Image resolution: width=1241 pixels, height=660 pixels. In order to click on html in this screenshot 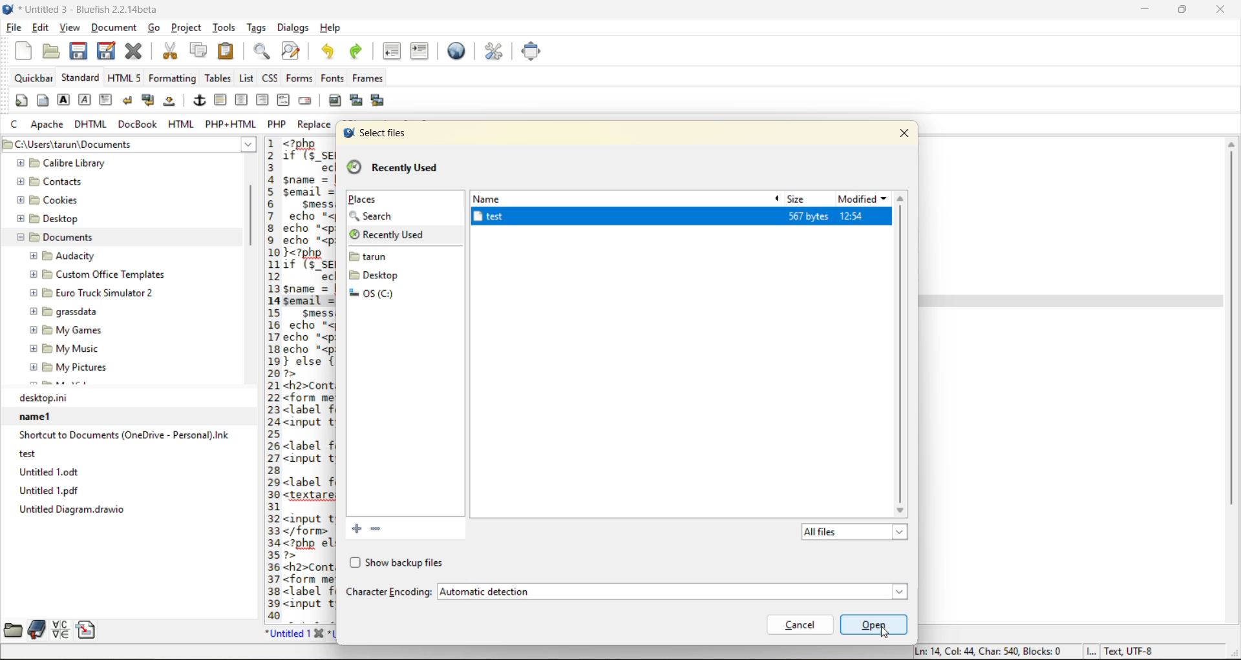, I will do `click(182, 125)`.